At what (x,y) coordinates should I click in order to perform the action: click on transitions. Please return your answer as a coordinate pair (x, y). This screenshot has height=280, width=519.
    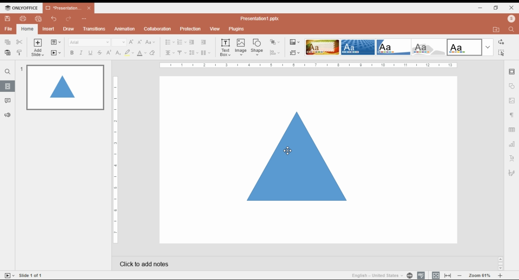
    Looking at the image, I should click on (94, 30).